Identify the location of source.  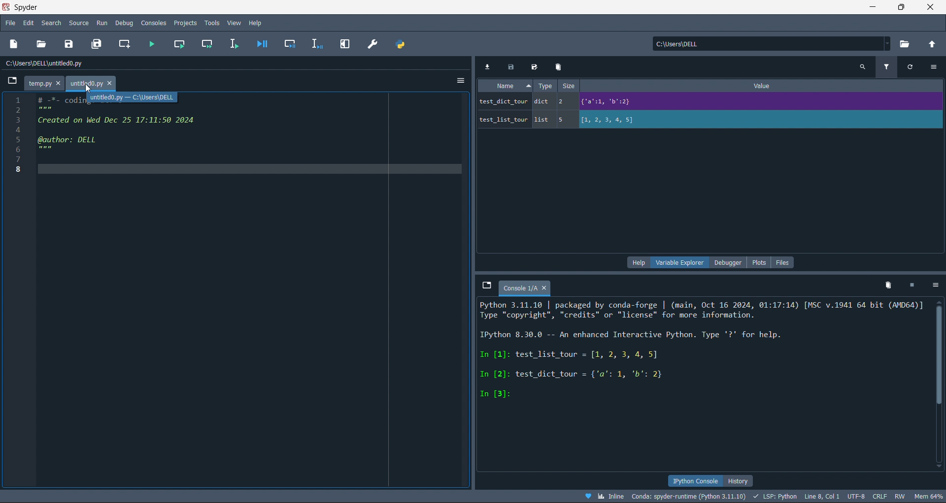
(81, 23).